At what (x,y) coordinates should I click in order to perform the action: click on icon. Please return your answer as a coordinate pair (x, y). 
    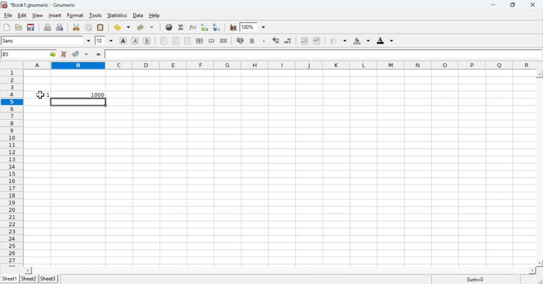
    Looking at the image, I should click on (4, 5).